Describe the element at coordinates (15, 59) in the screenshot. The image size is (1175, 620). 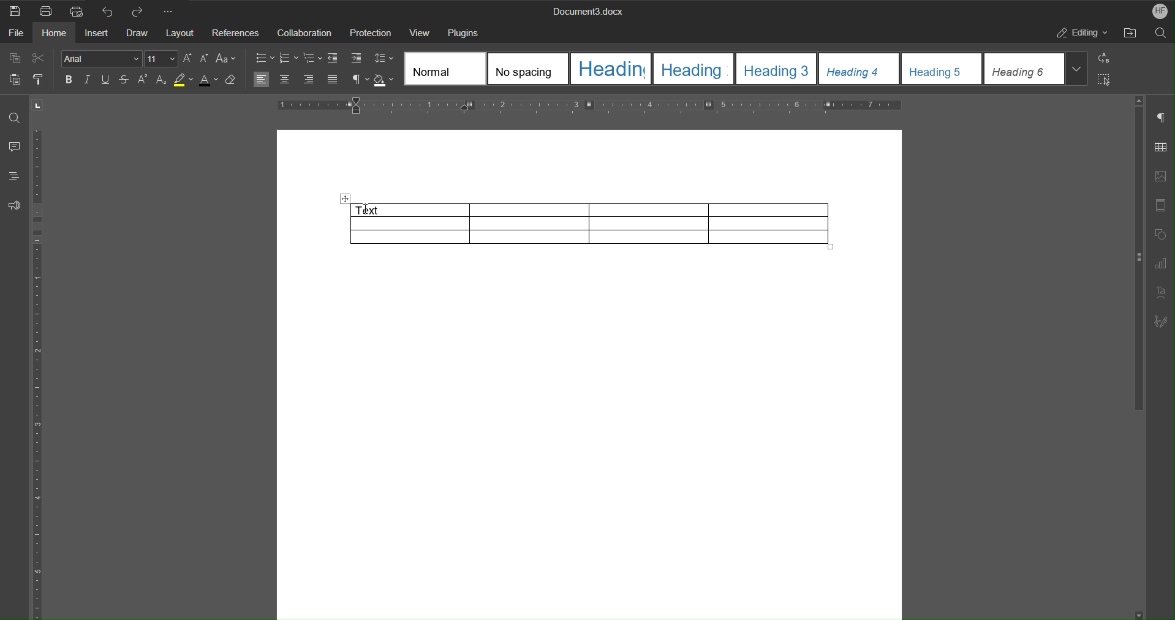
I see `Copy` at that location.